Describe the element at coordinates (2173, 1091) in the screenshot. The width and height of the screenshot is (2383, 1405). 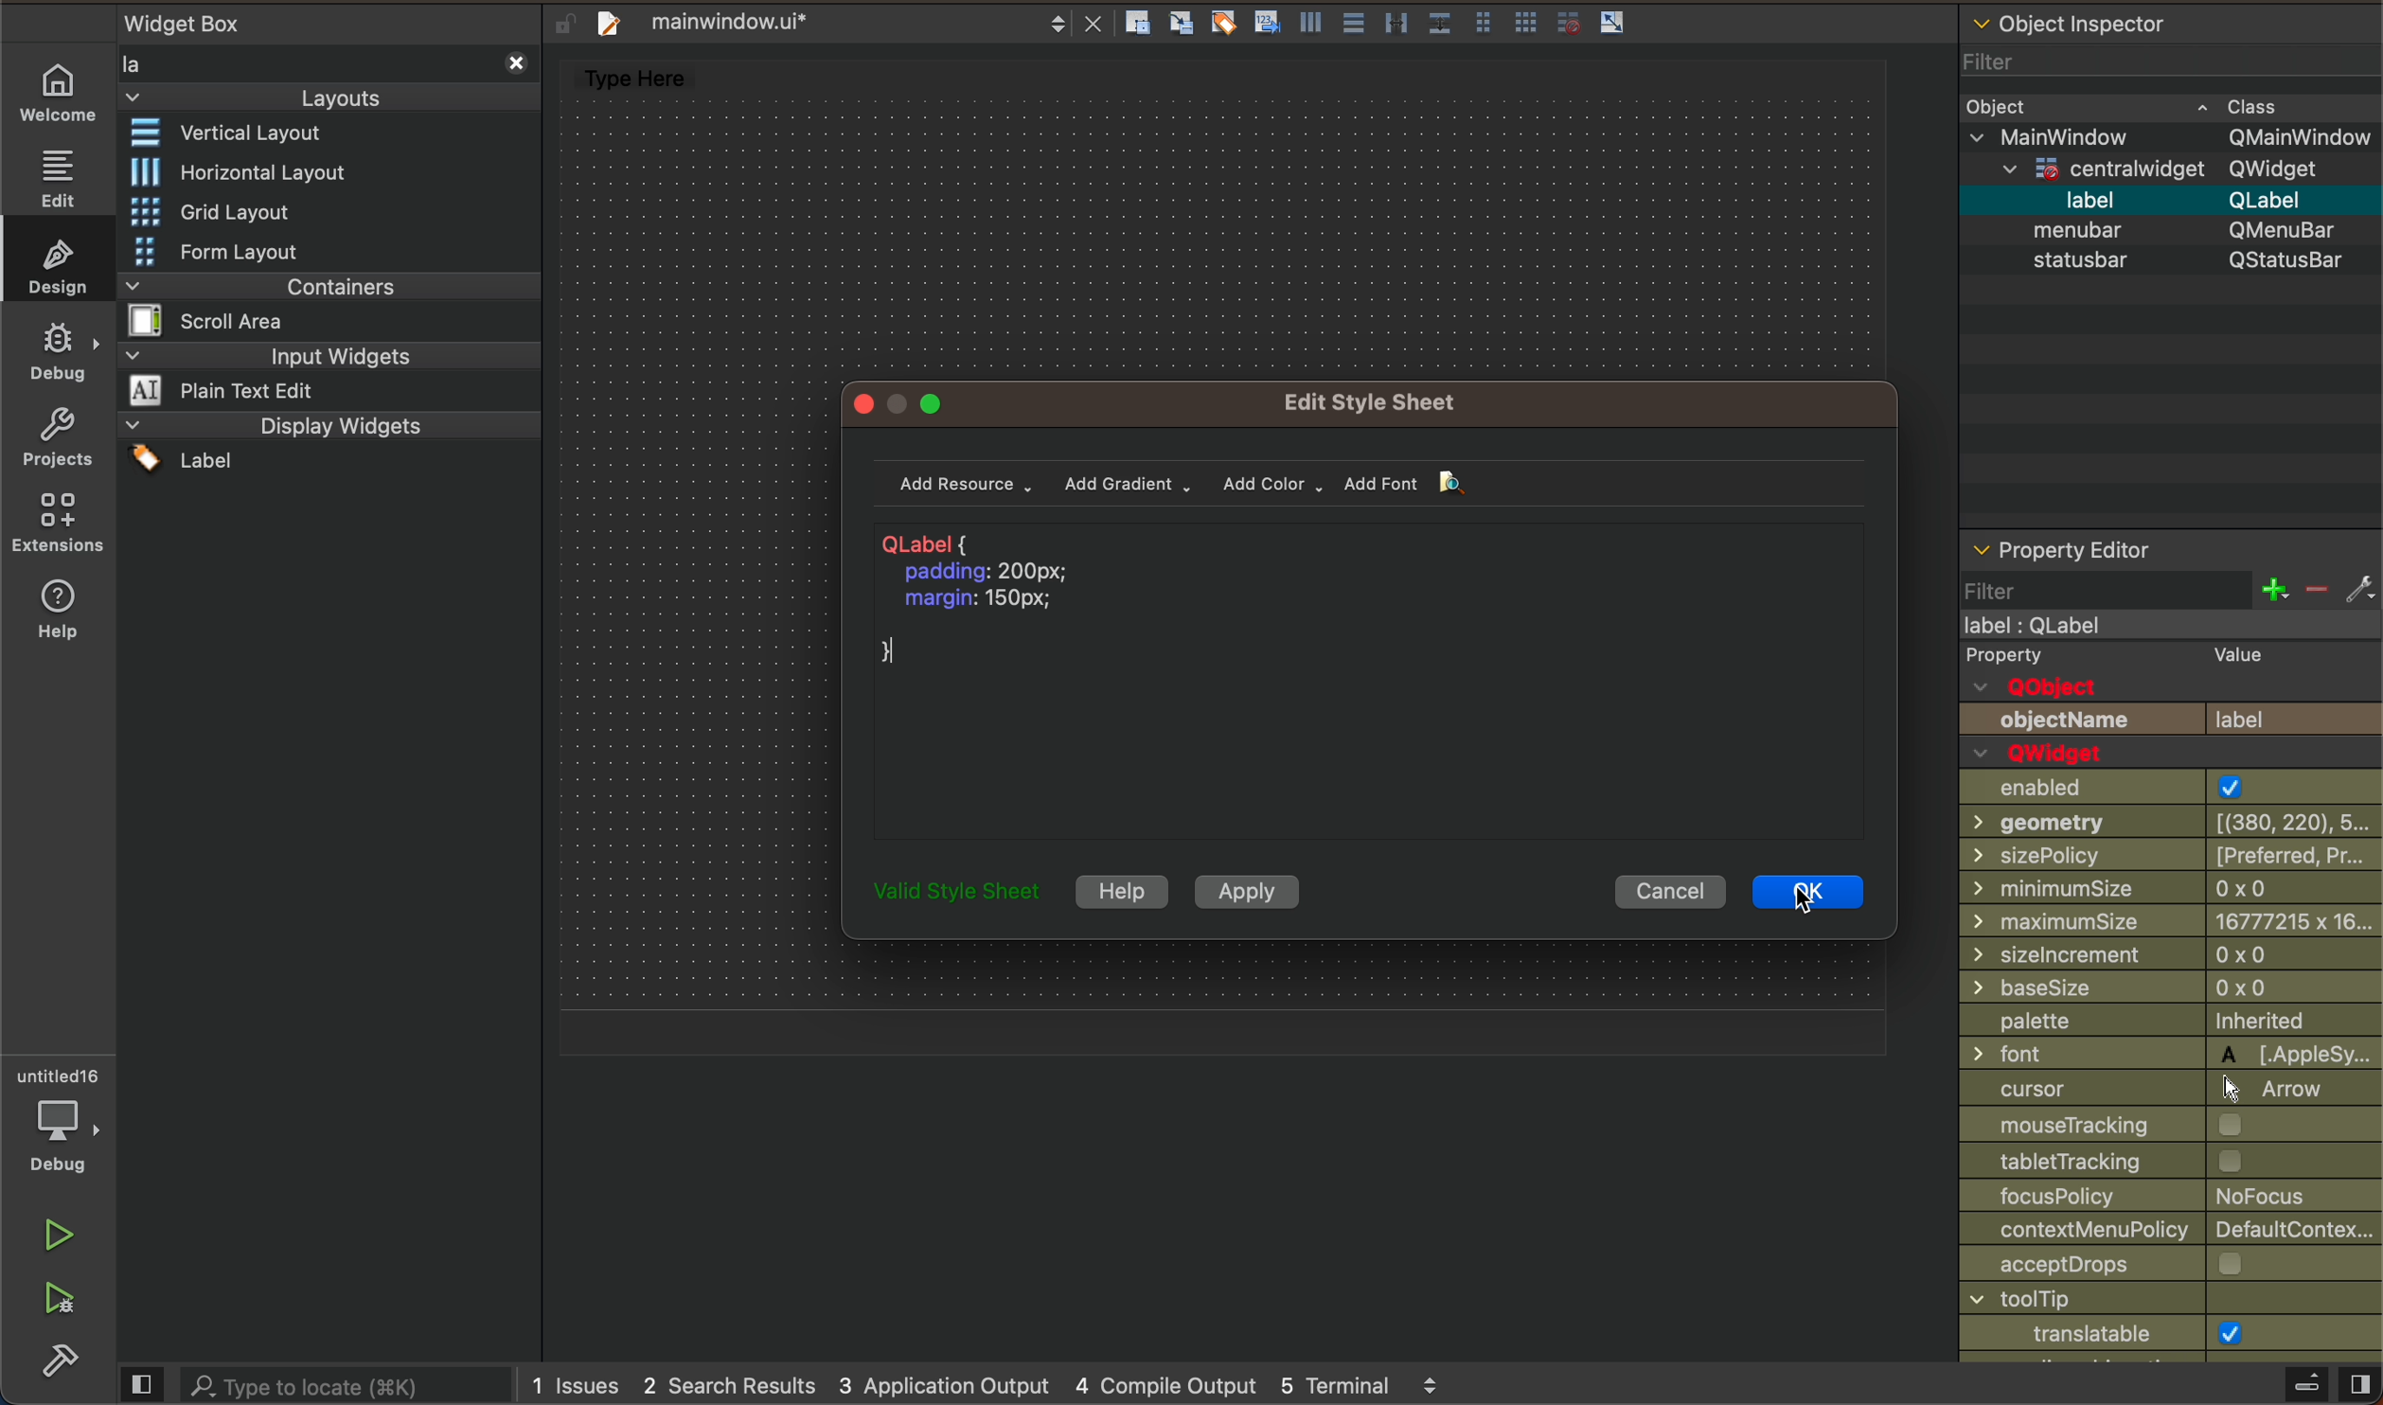
I see `cursor` at that location.